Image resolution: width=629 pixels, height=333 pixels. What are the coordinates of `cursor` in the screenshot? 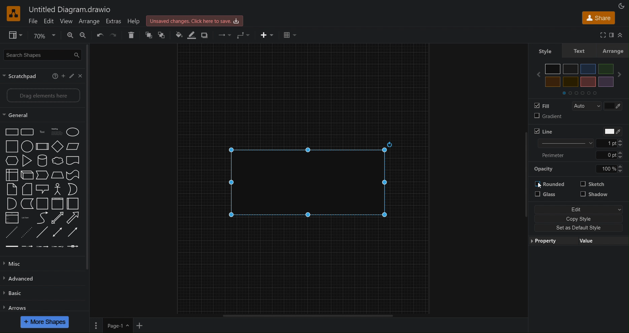 It's located at (540, 186).